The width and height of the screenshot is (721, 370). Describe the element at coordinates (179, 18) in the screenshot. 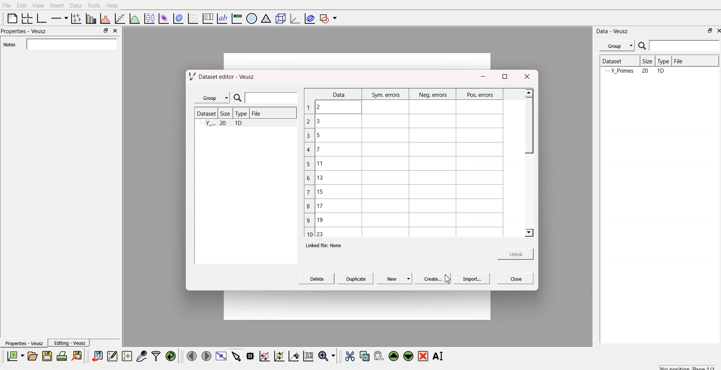

I see `plot data` at that location.